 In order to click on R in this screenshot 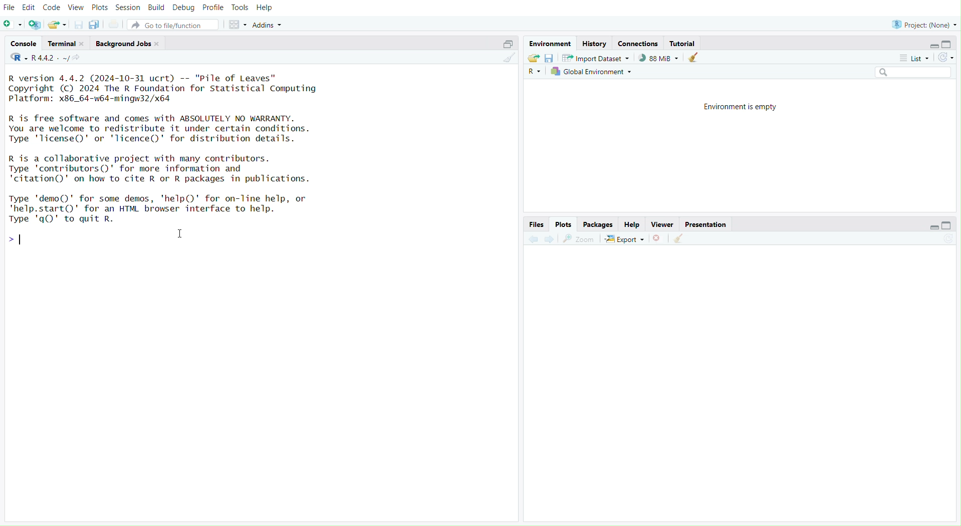, I will do `click(17, 60)`.